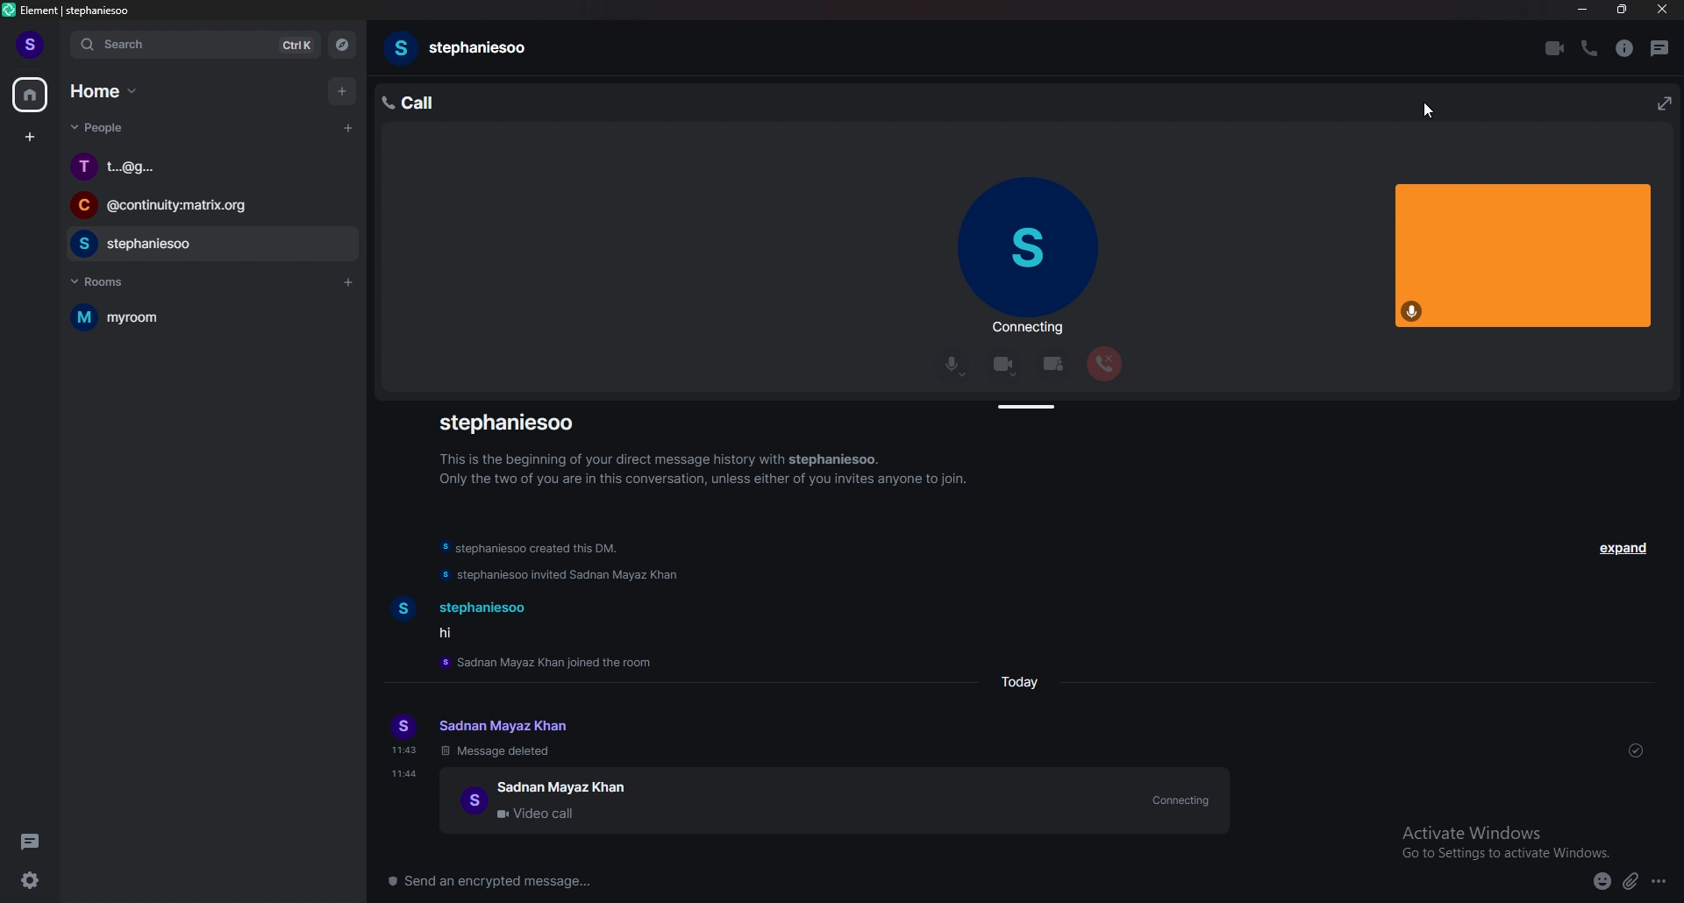  What do you see at coordinates (1625, 550) in the screenshot?
I see `expand` at bounding box center [1625, 550].